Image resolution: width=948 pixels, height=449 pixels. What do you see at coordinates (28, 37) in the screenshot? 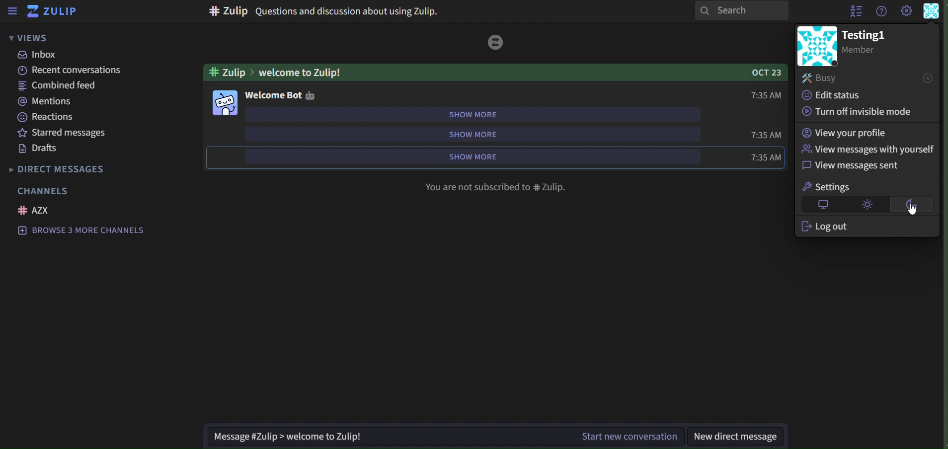
I see `views` at bounding box center [28, 37].